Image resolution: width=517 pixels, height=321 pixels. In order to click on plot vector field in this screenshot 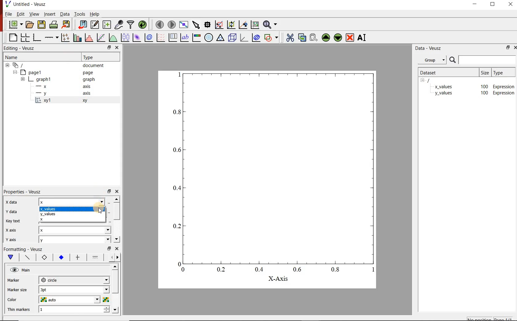, I will do `click(161, 38)`.